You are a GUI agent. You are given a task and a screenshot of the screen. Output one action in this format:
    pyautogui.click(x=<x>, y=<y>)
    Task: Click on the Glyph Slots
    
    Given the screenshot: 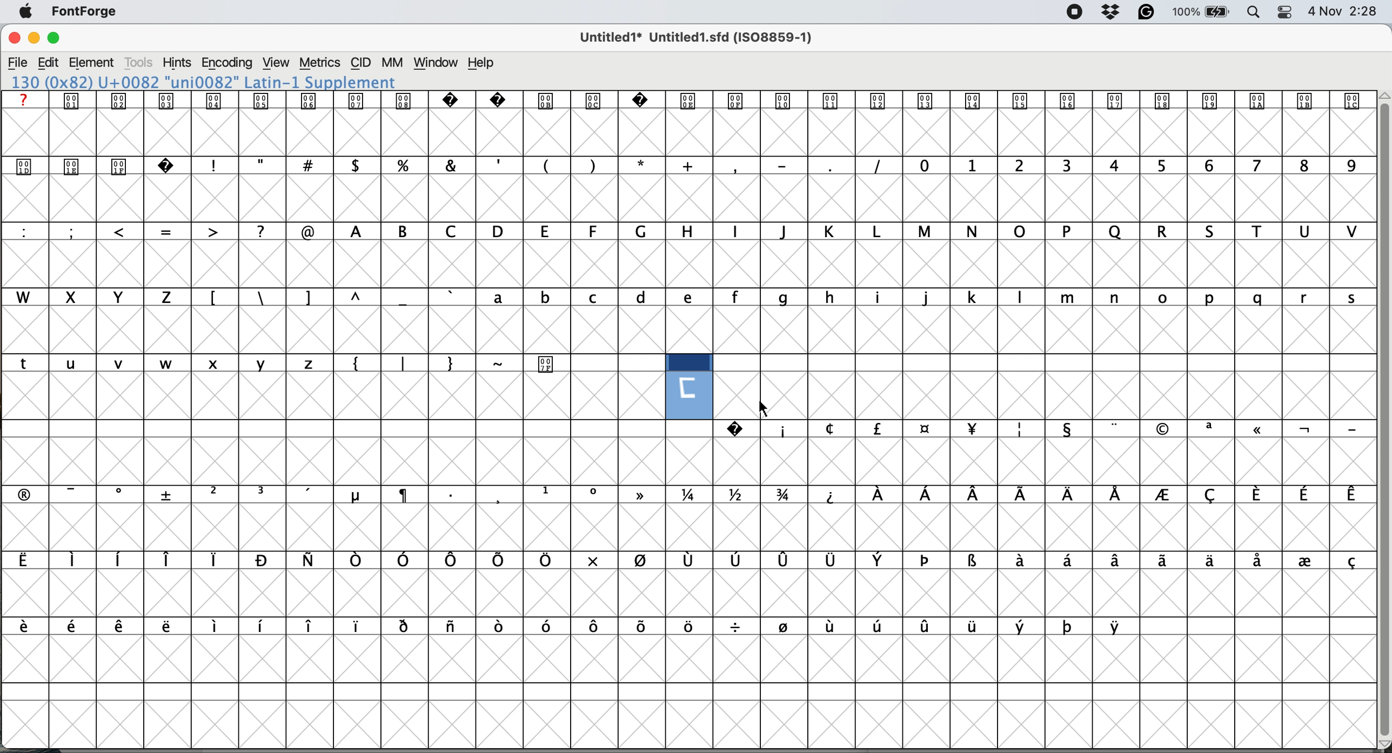 What is the action you would take?
    pyautogui.click(x=1036, y=428)
    